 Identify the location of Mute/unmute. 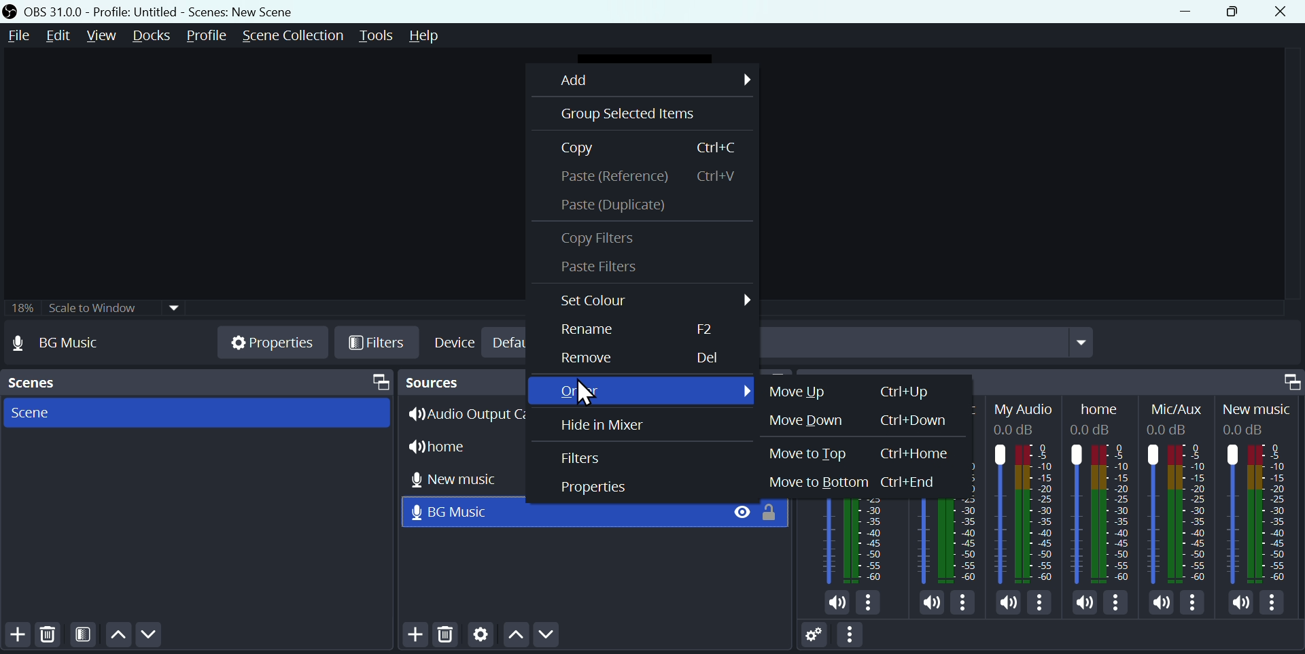
(1160, 602).